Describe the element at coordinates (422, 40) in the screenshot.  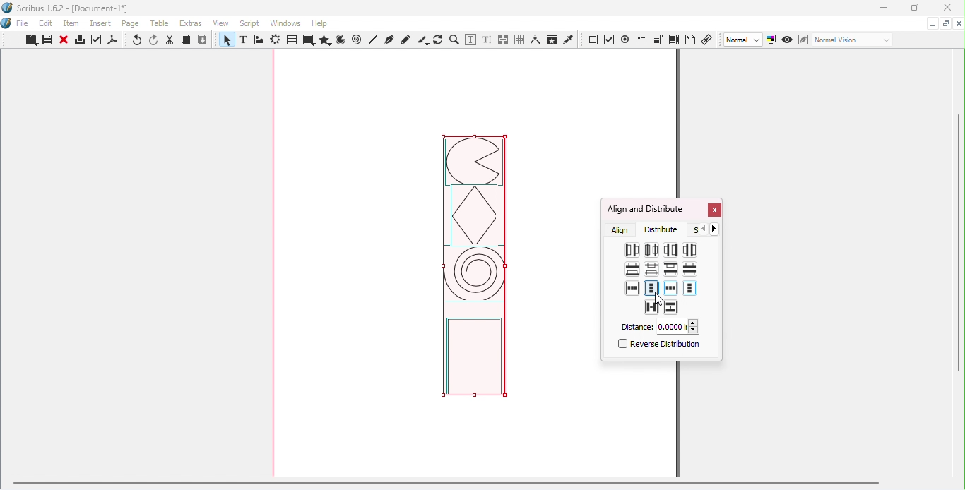
I see `Calligraphic line` at that location.